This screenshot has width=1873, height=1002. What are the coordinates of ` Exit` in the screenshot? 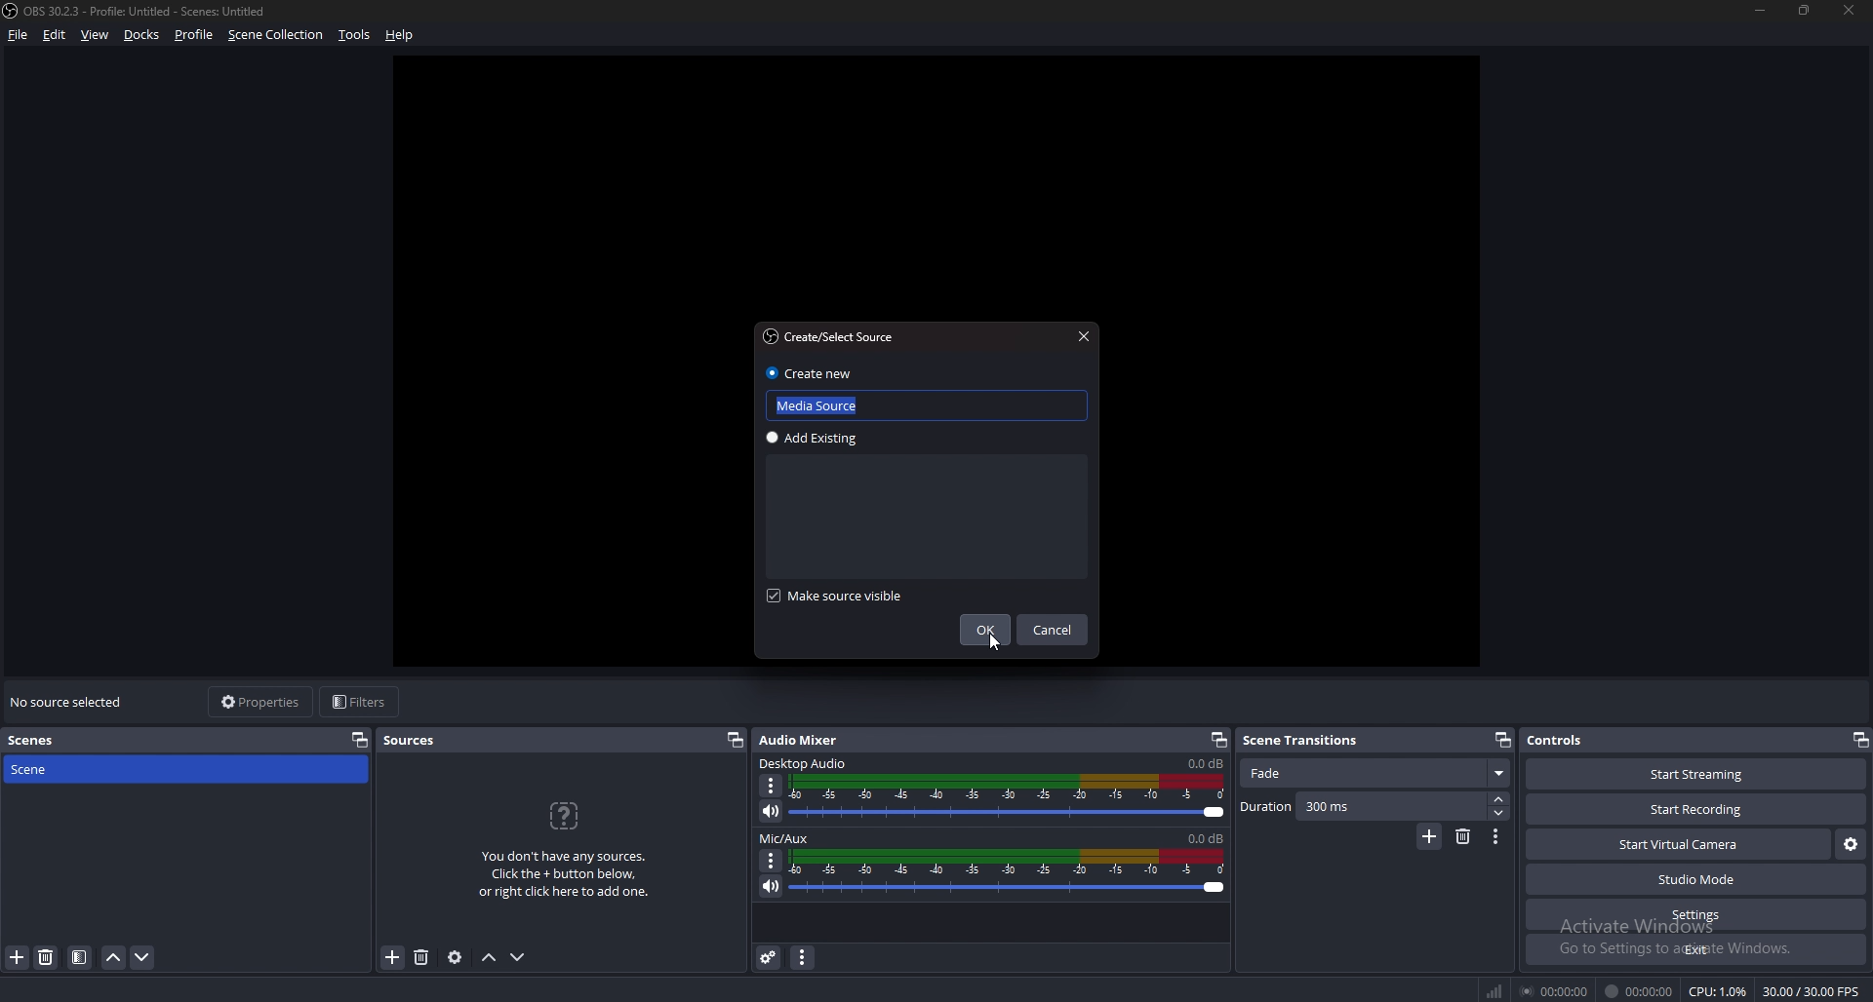 It's located at (1697, 949).